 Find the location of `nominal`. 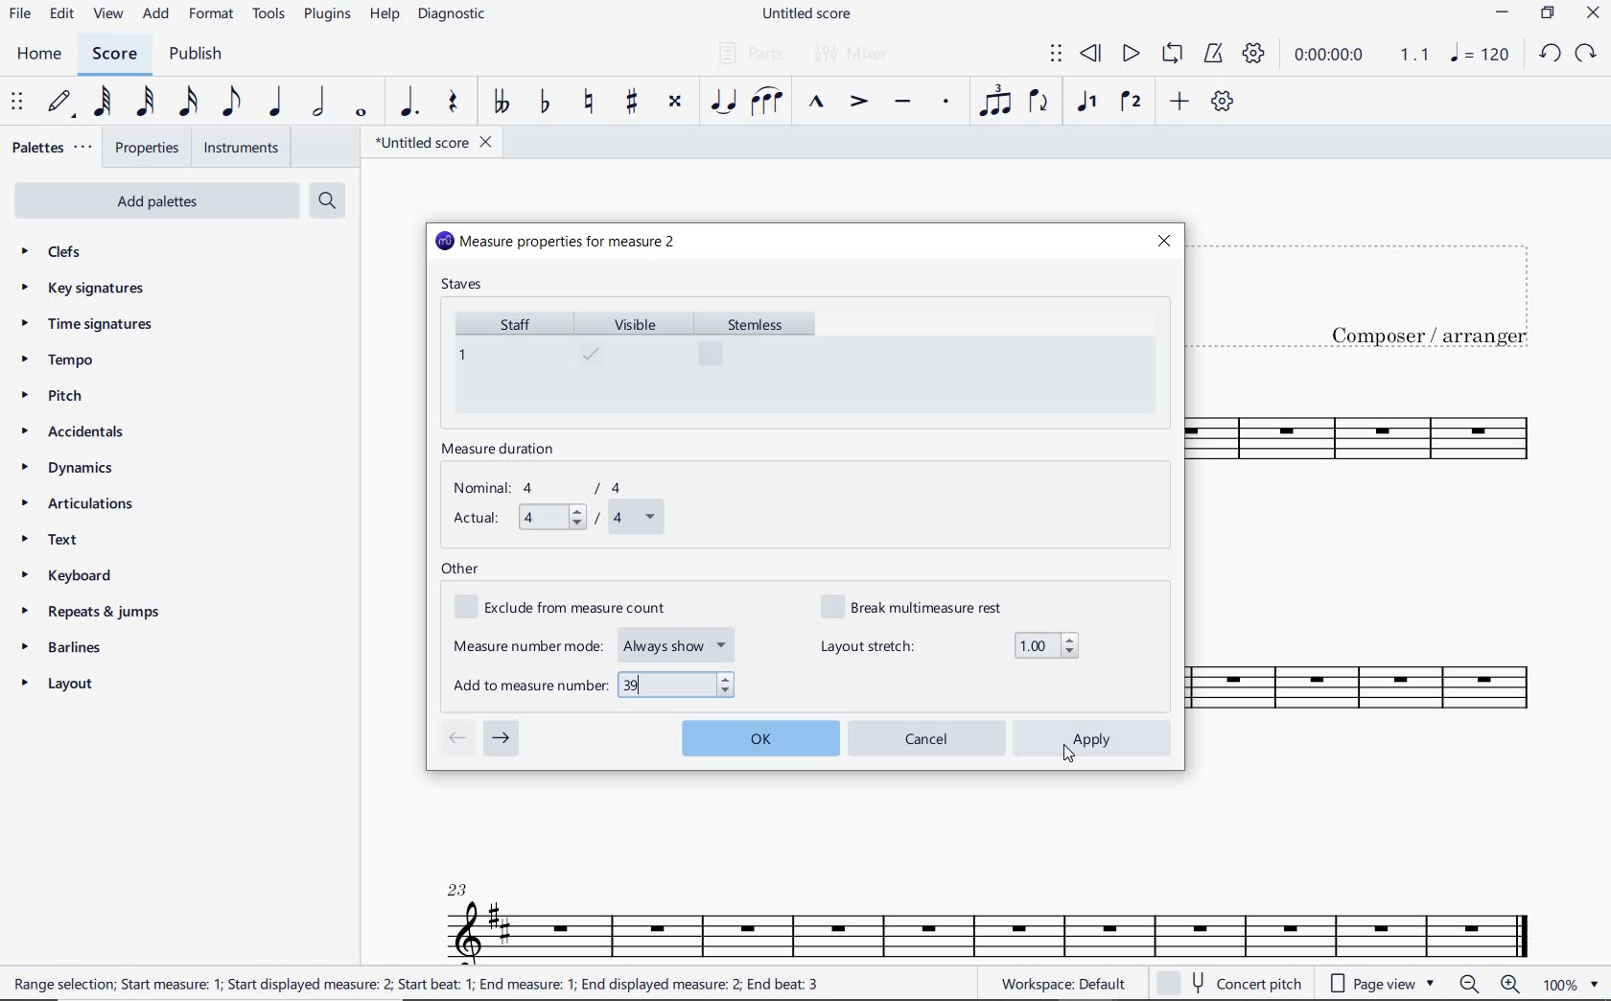

nominal is located at coordinates (548, 488).